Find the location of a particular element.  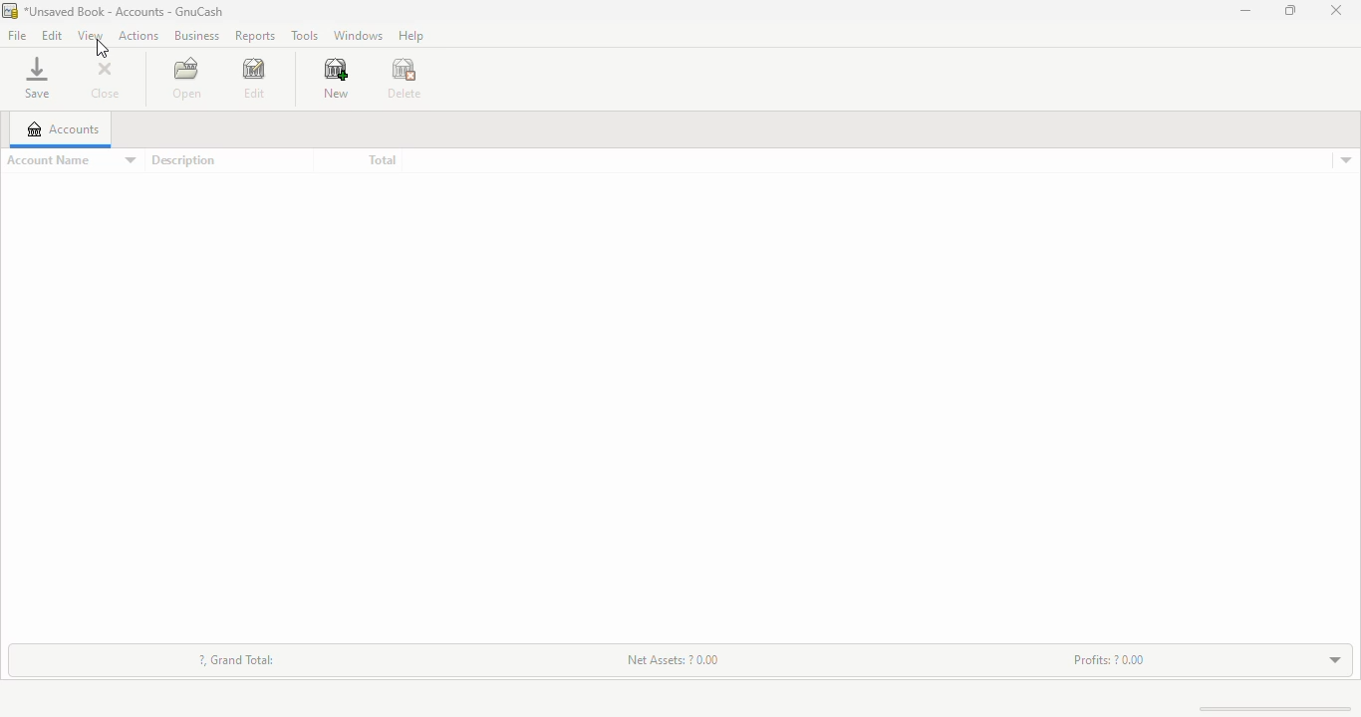

help is located at coordinates (410, 35).